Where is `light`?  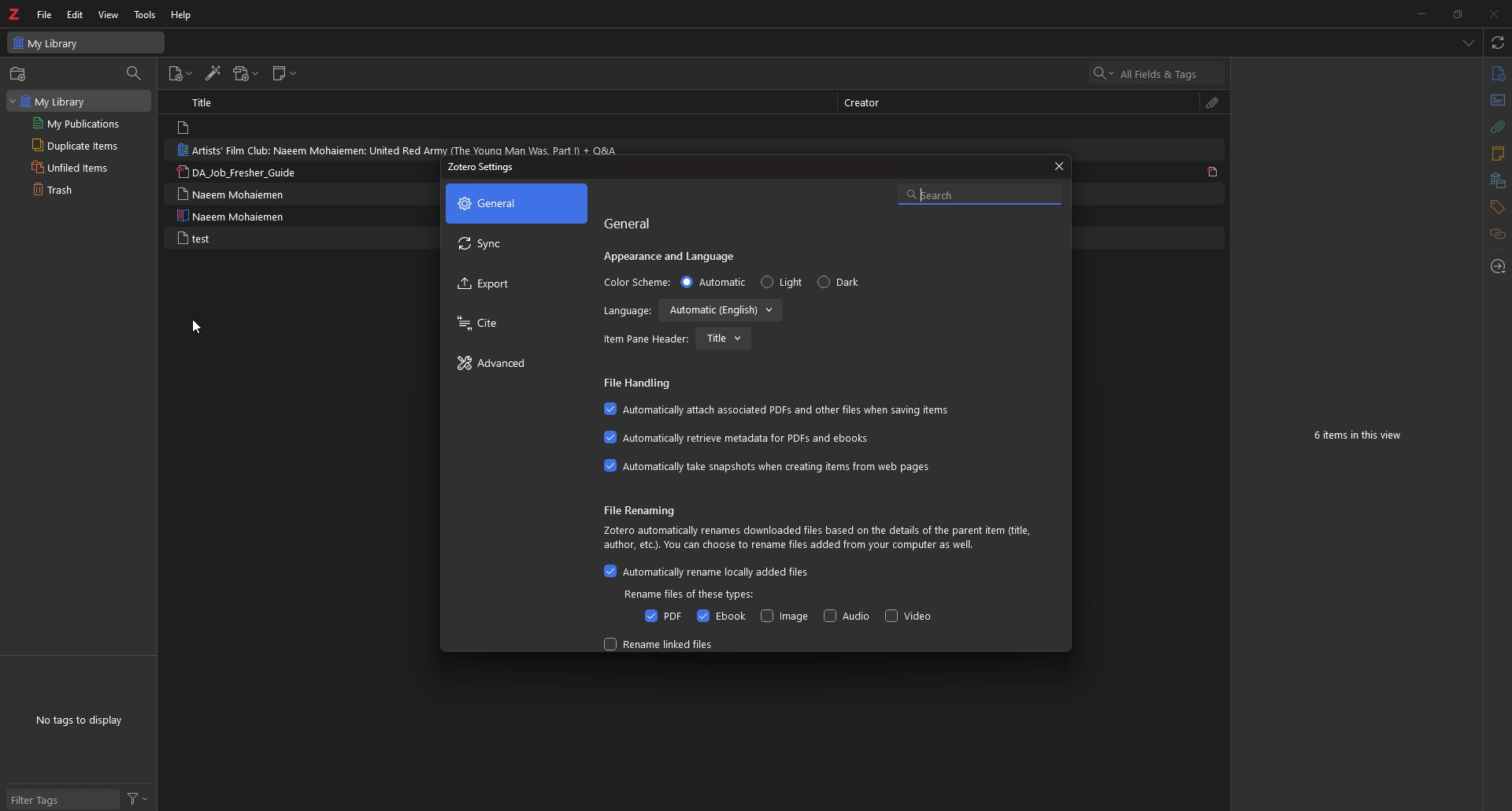 light is located at coordinates (781, 283).